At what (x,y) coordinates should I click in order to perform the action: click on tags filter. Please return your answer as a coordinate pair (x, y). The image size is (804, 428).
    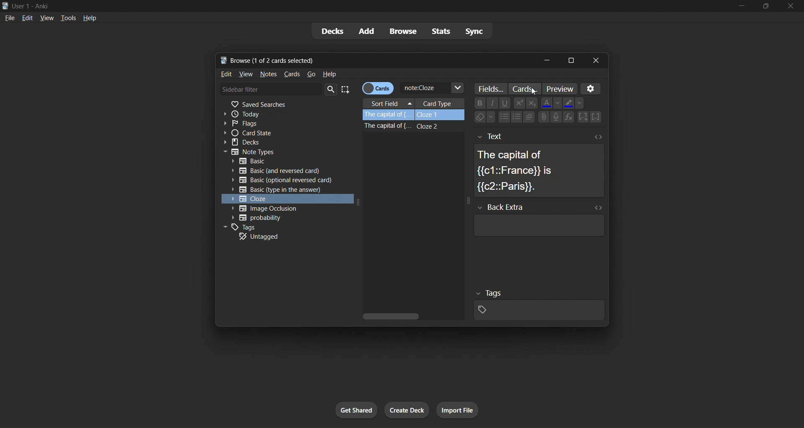
    Looking at the image, I should click on (281, 227).